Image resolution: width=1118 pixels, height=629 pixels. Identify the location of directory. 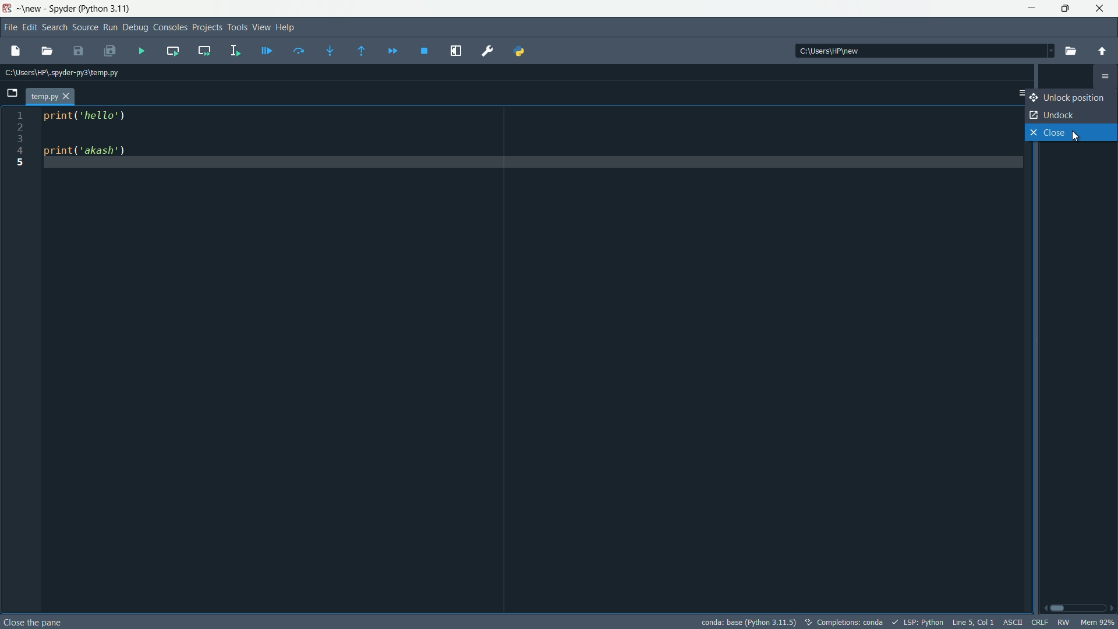
(924, 52).